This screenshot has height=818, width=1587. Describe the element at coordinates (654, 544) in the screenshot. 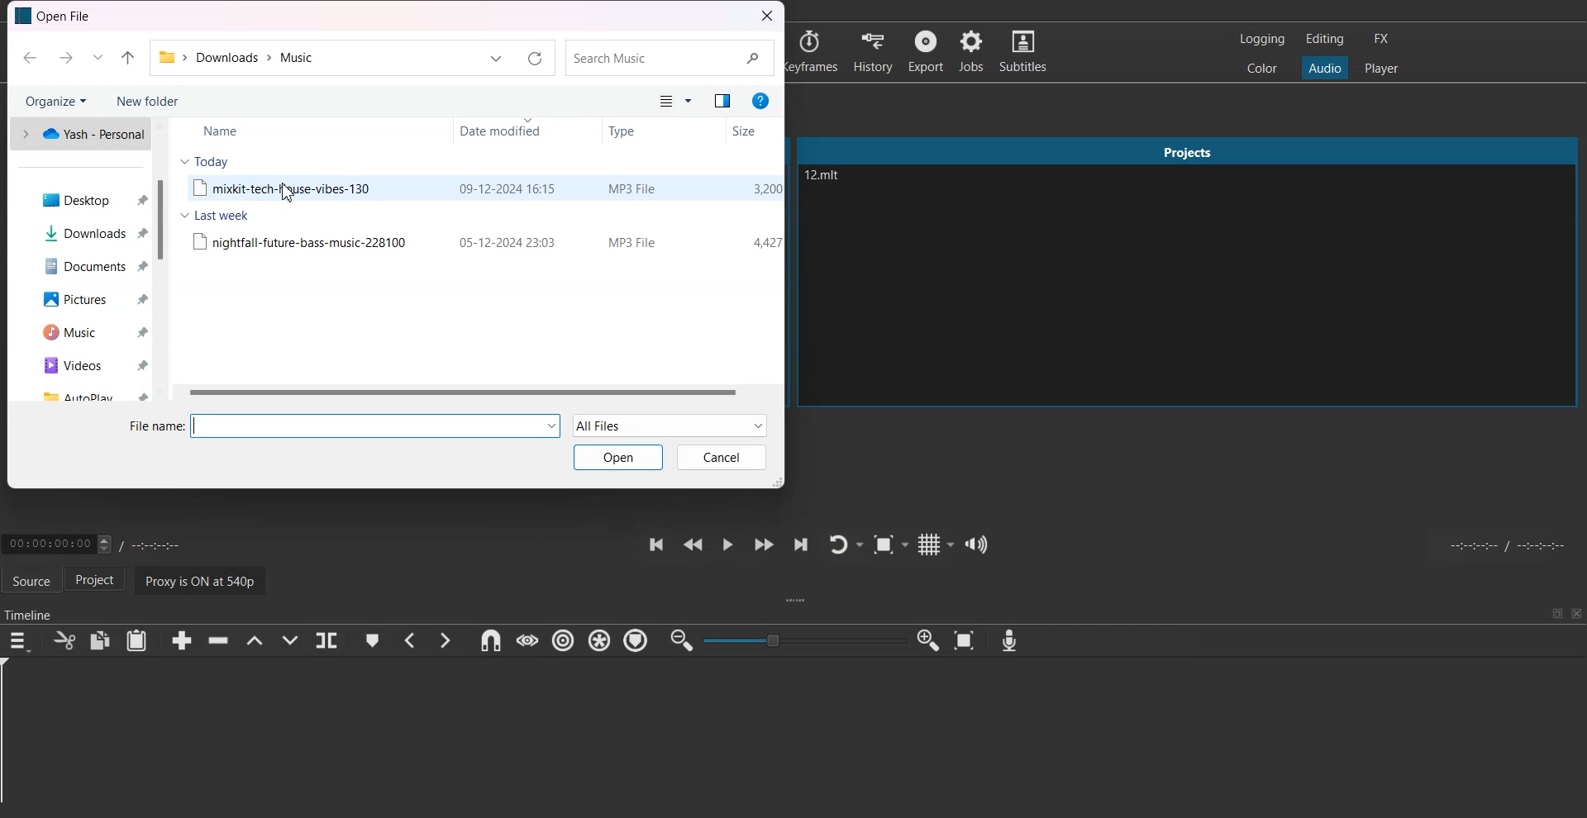

I see `Skip to the previous point` at that location.